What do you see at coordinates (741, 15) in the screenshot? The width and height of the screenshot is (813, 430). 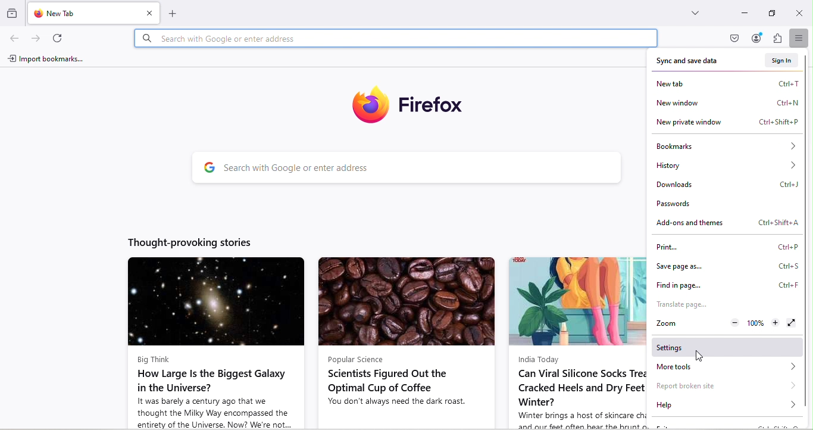 I see `Input ` at bounding box center [741, 15].